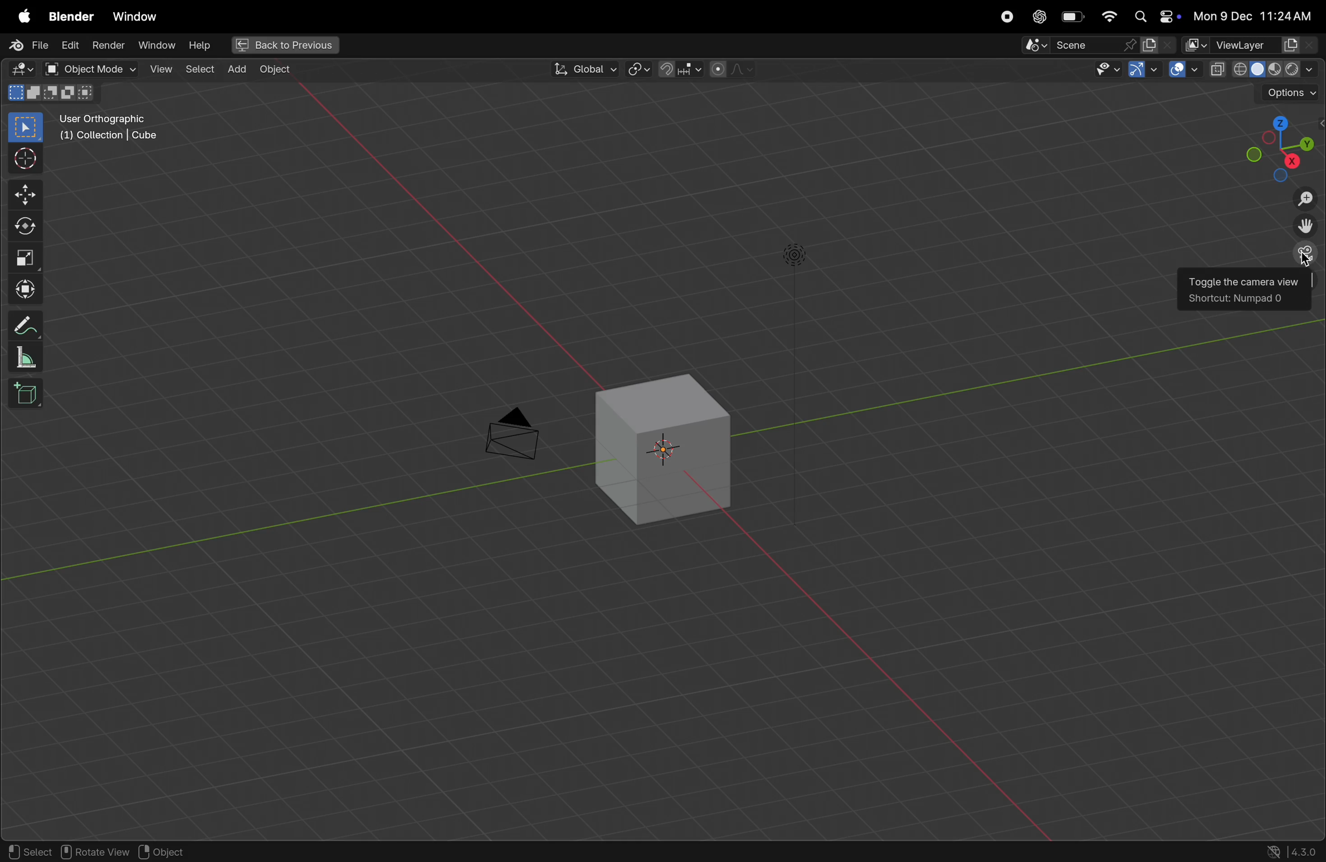 The height and width of the screenshot is (862, 1326). What do you see at coordinates (21, 227) in the screenshot?
I see `rotate` at bounding box center [21, 227].